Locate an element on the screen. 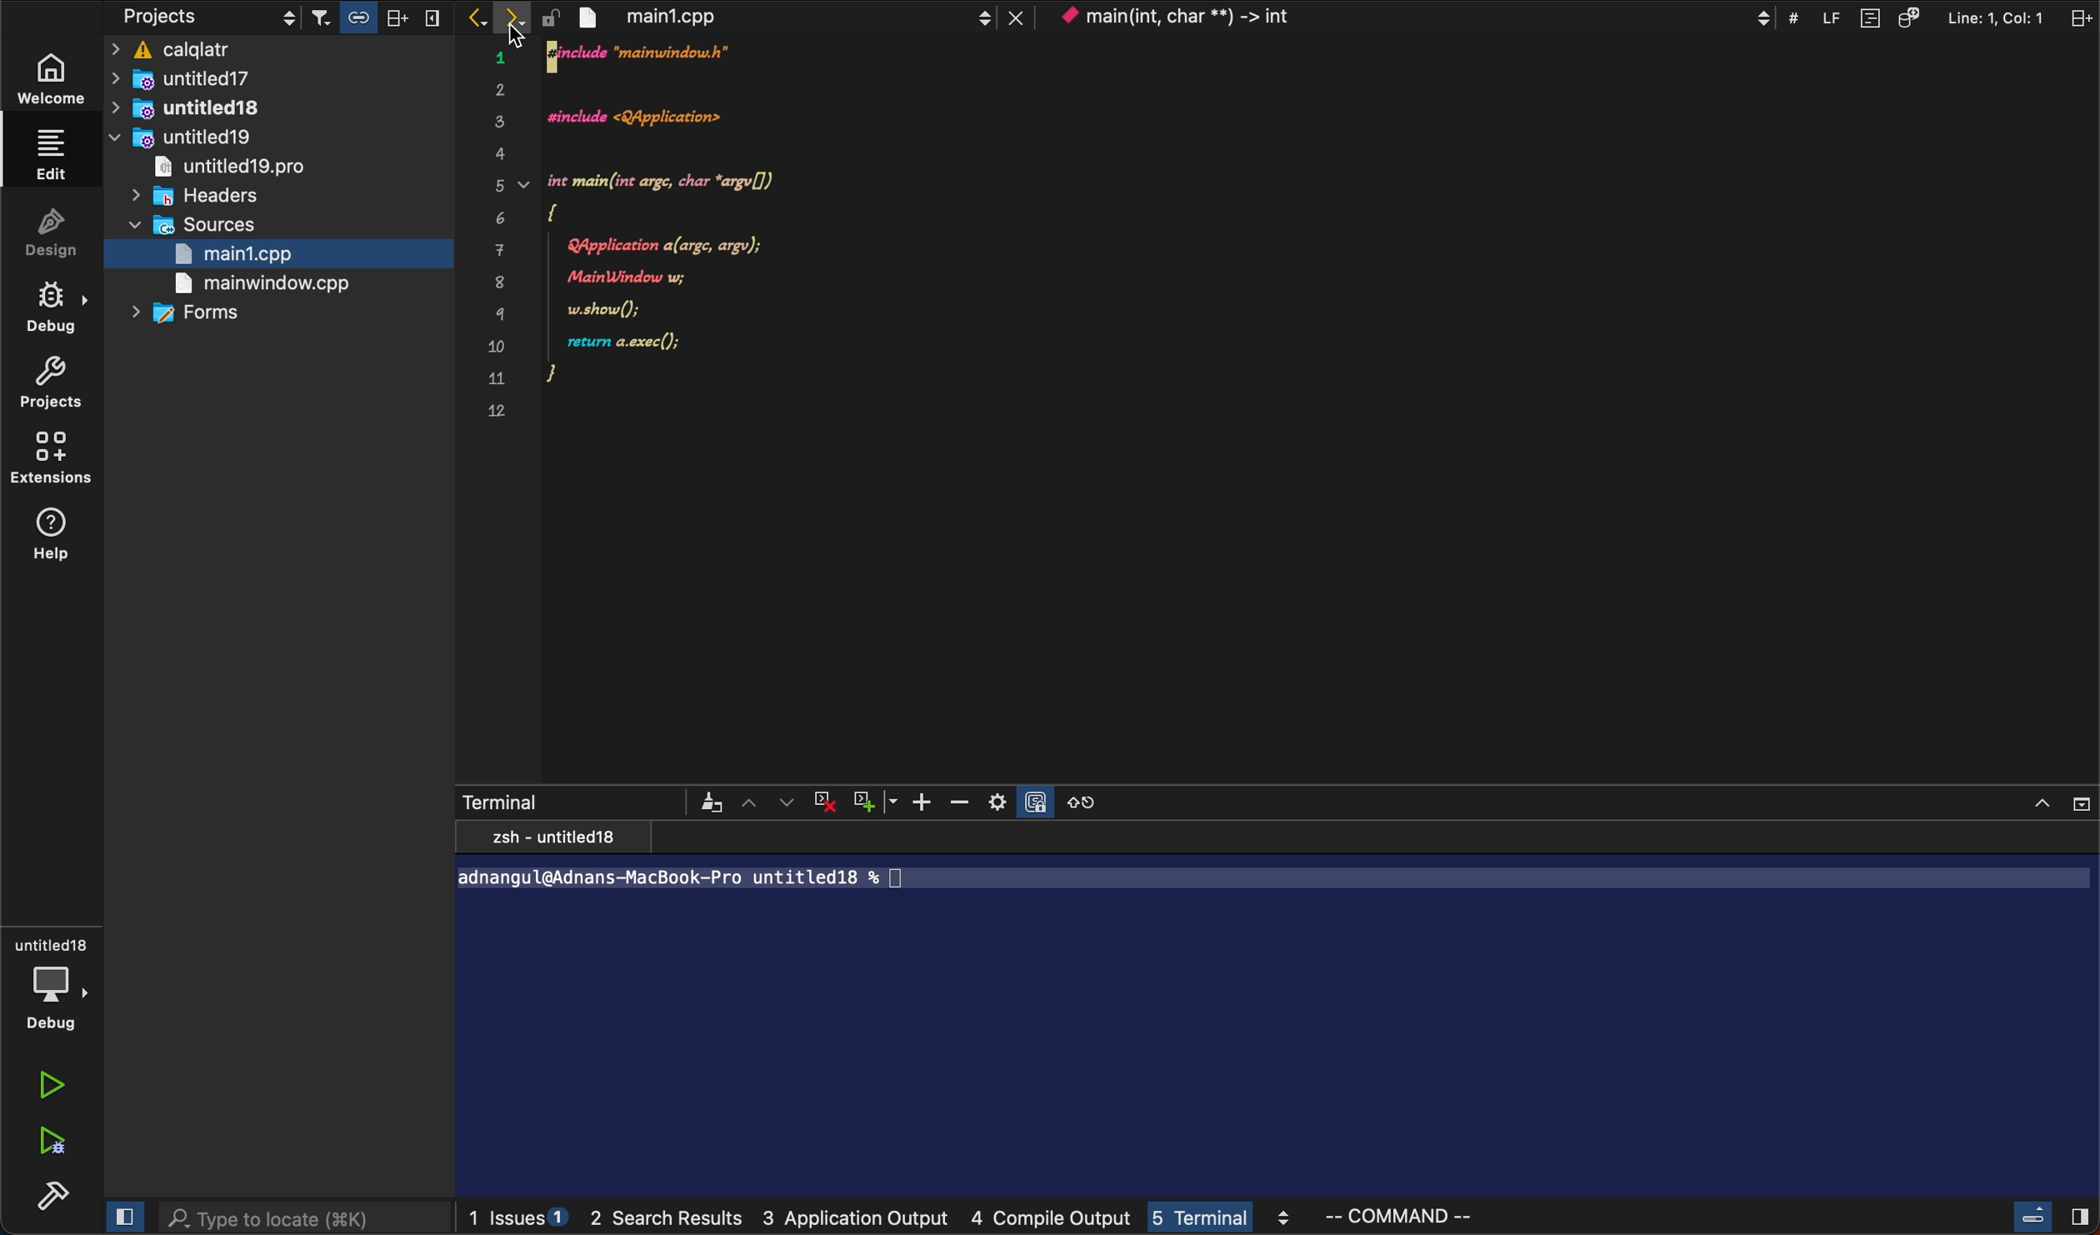 Image resolution: width=2100 pixels, height=1235 pixels. forms is located at coordinates (180, 317).